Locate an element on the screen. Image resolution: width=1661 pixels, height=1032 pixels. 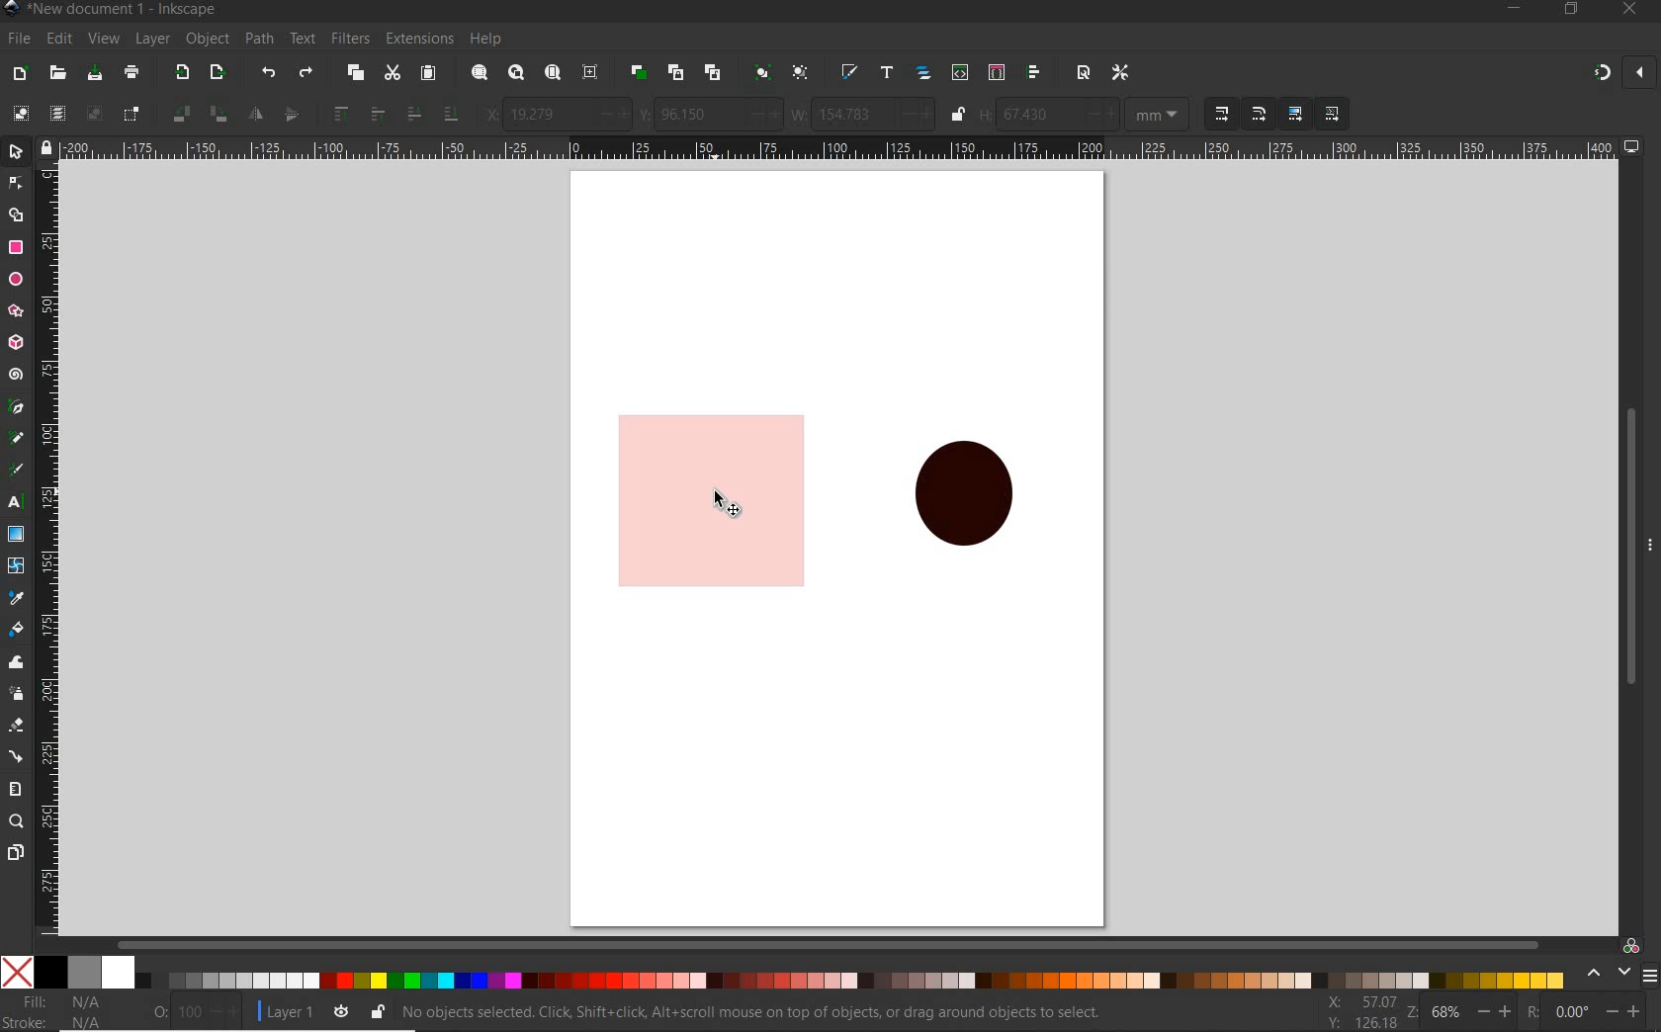
scrollbar is located at coordinates (1630, 530).